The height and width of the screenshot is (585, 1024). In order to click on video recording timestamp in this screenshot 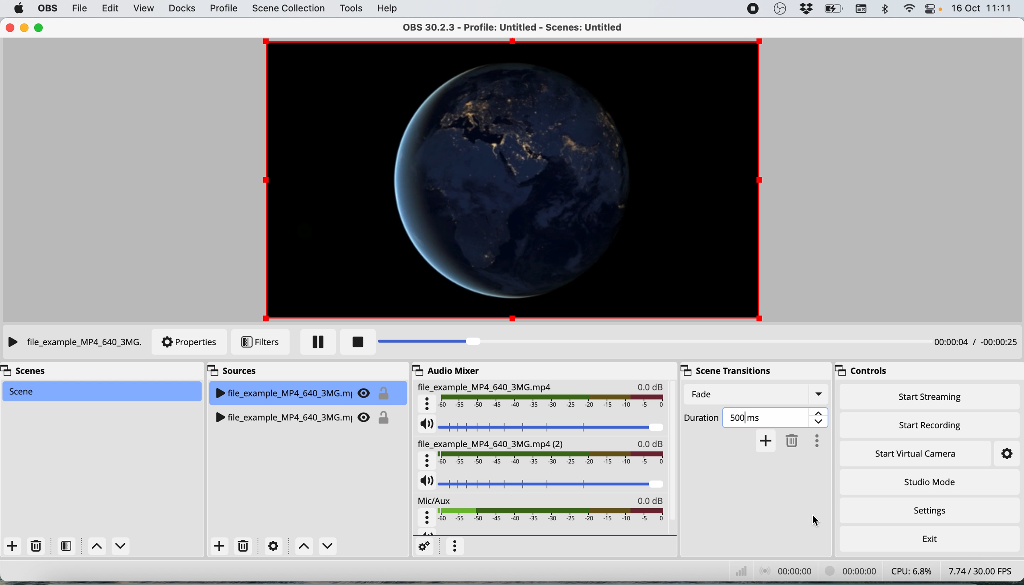, I will do `click(847, 571)`.